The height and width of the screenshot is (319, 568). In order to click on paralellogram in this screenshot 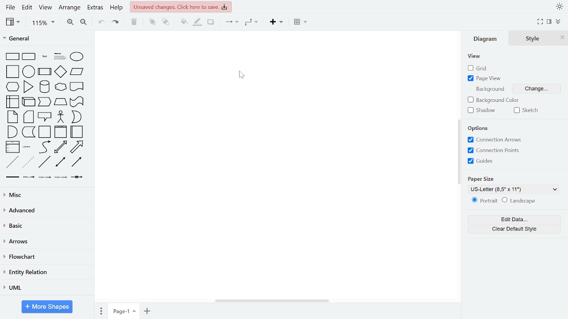, I will do `click(76, 72)`.